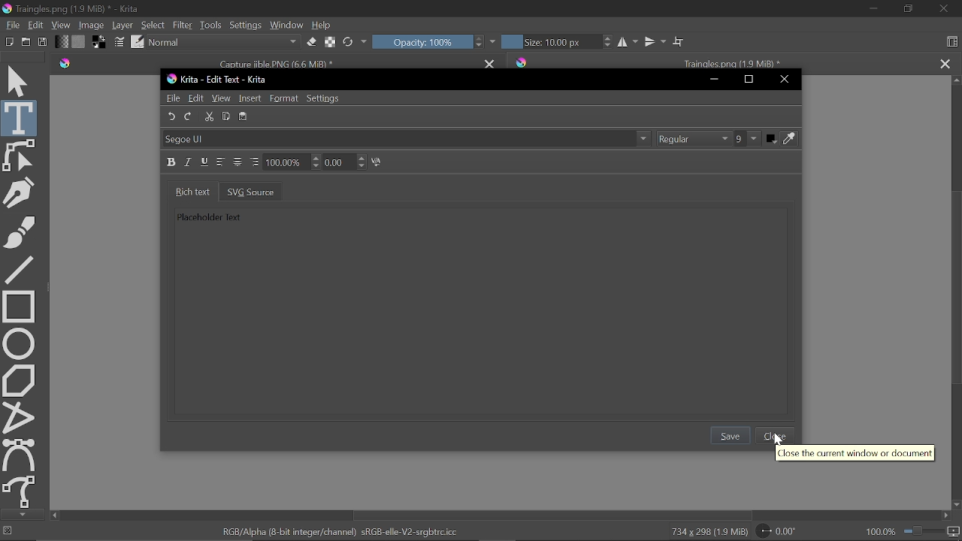  Describe the element at coordinates (346, 162) in the screenshot. I see `Letter spacing` at that location.